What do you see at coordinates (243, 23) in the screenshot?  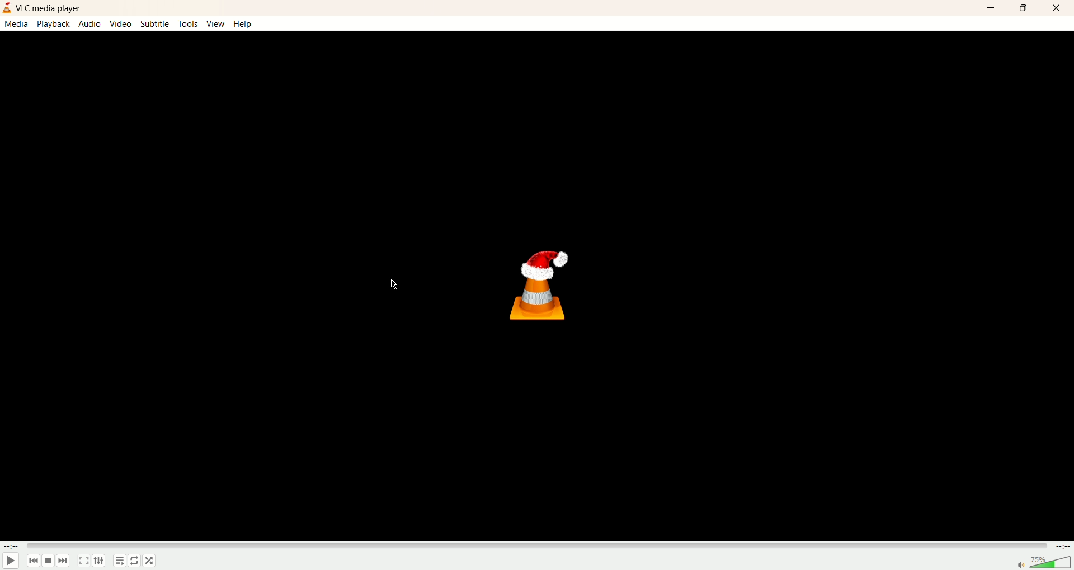 I see `Help` at bounding box center [243, 23].